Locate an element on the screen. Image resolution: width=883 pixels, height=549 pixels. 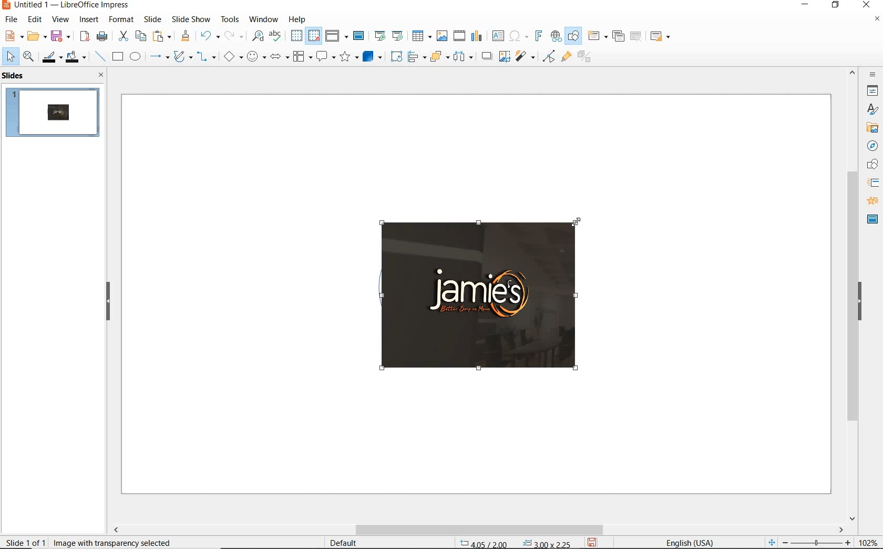
slide 1 of 1 is located at coordinates (26, 540).